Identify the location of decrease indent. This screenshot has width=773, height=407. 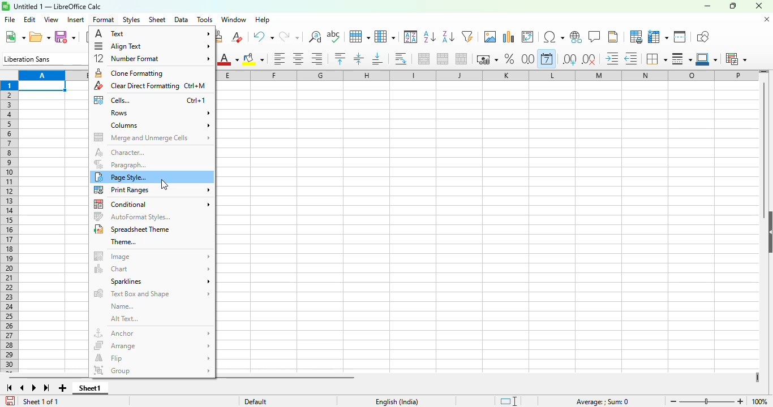
(631, 59).